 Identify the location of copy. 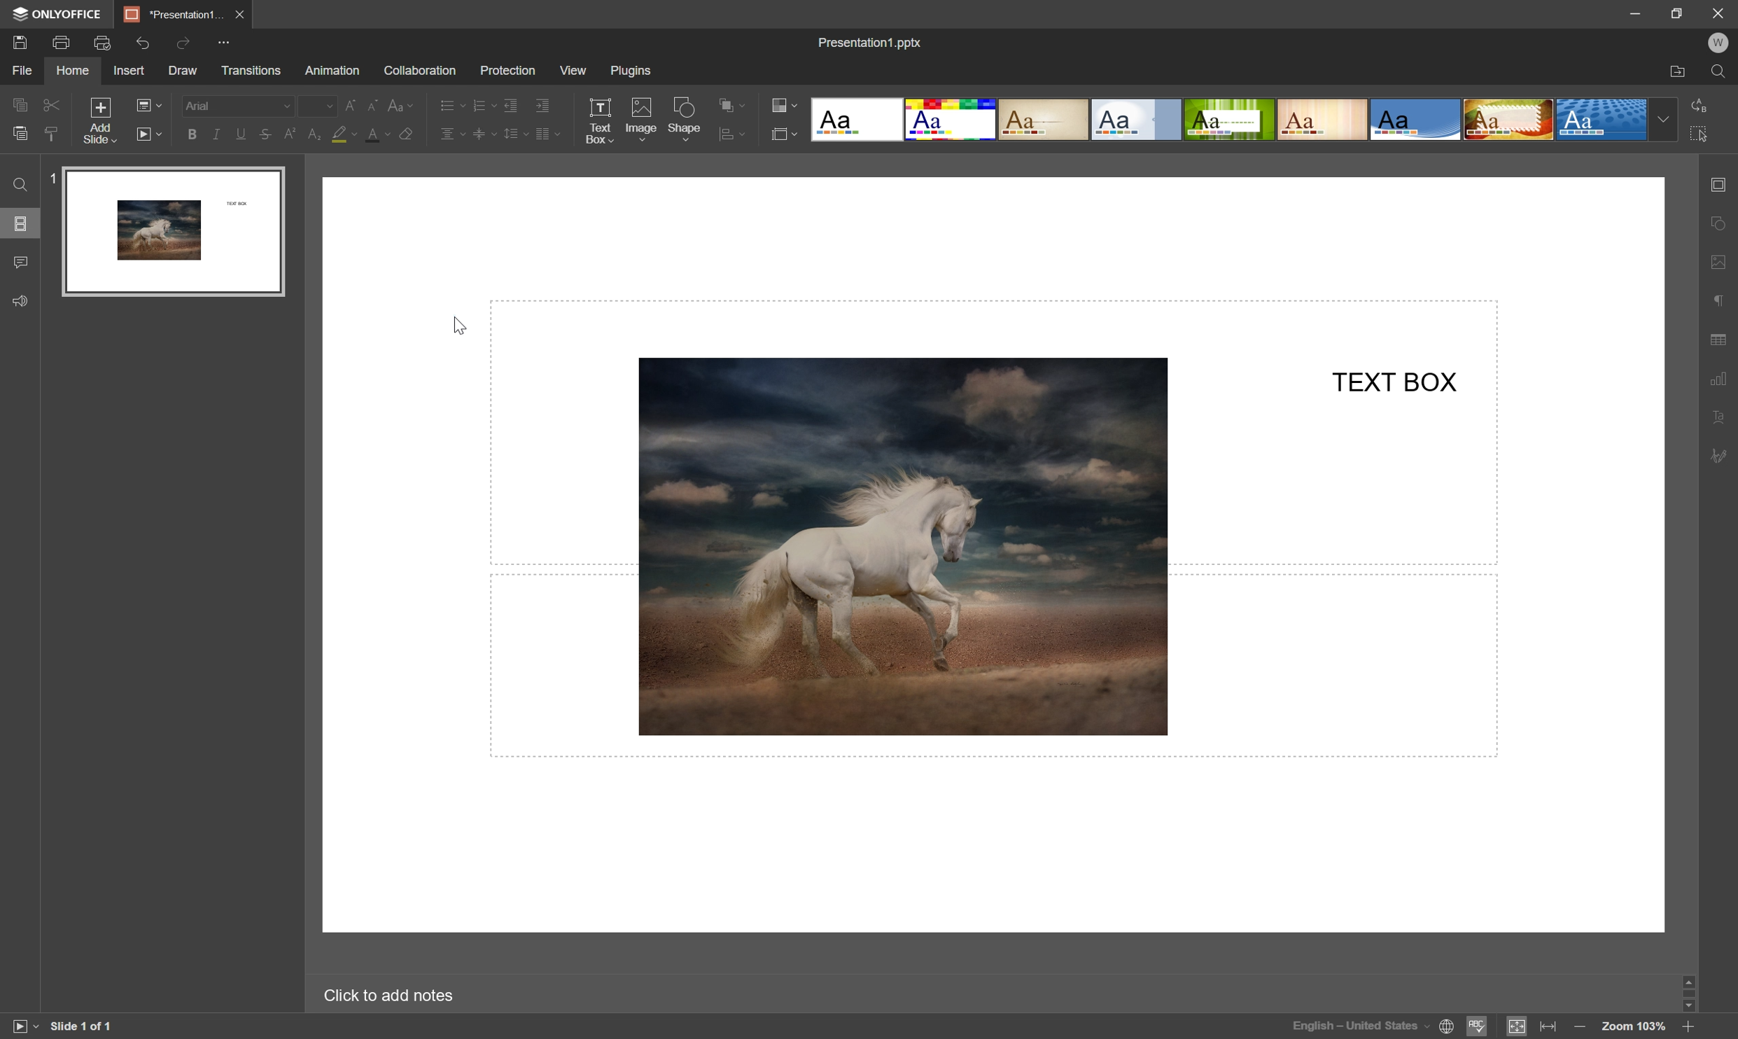
(20, 104).